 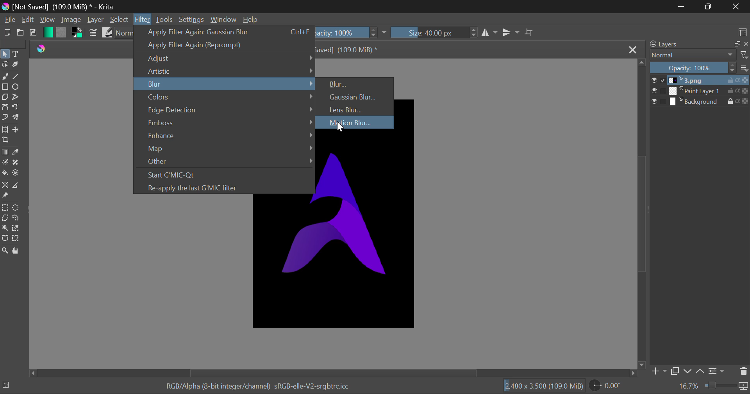 I want to click on Close, so click(x=736, y=7).